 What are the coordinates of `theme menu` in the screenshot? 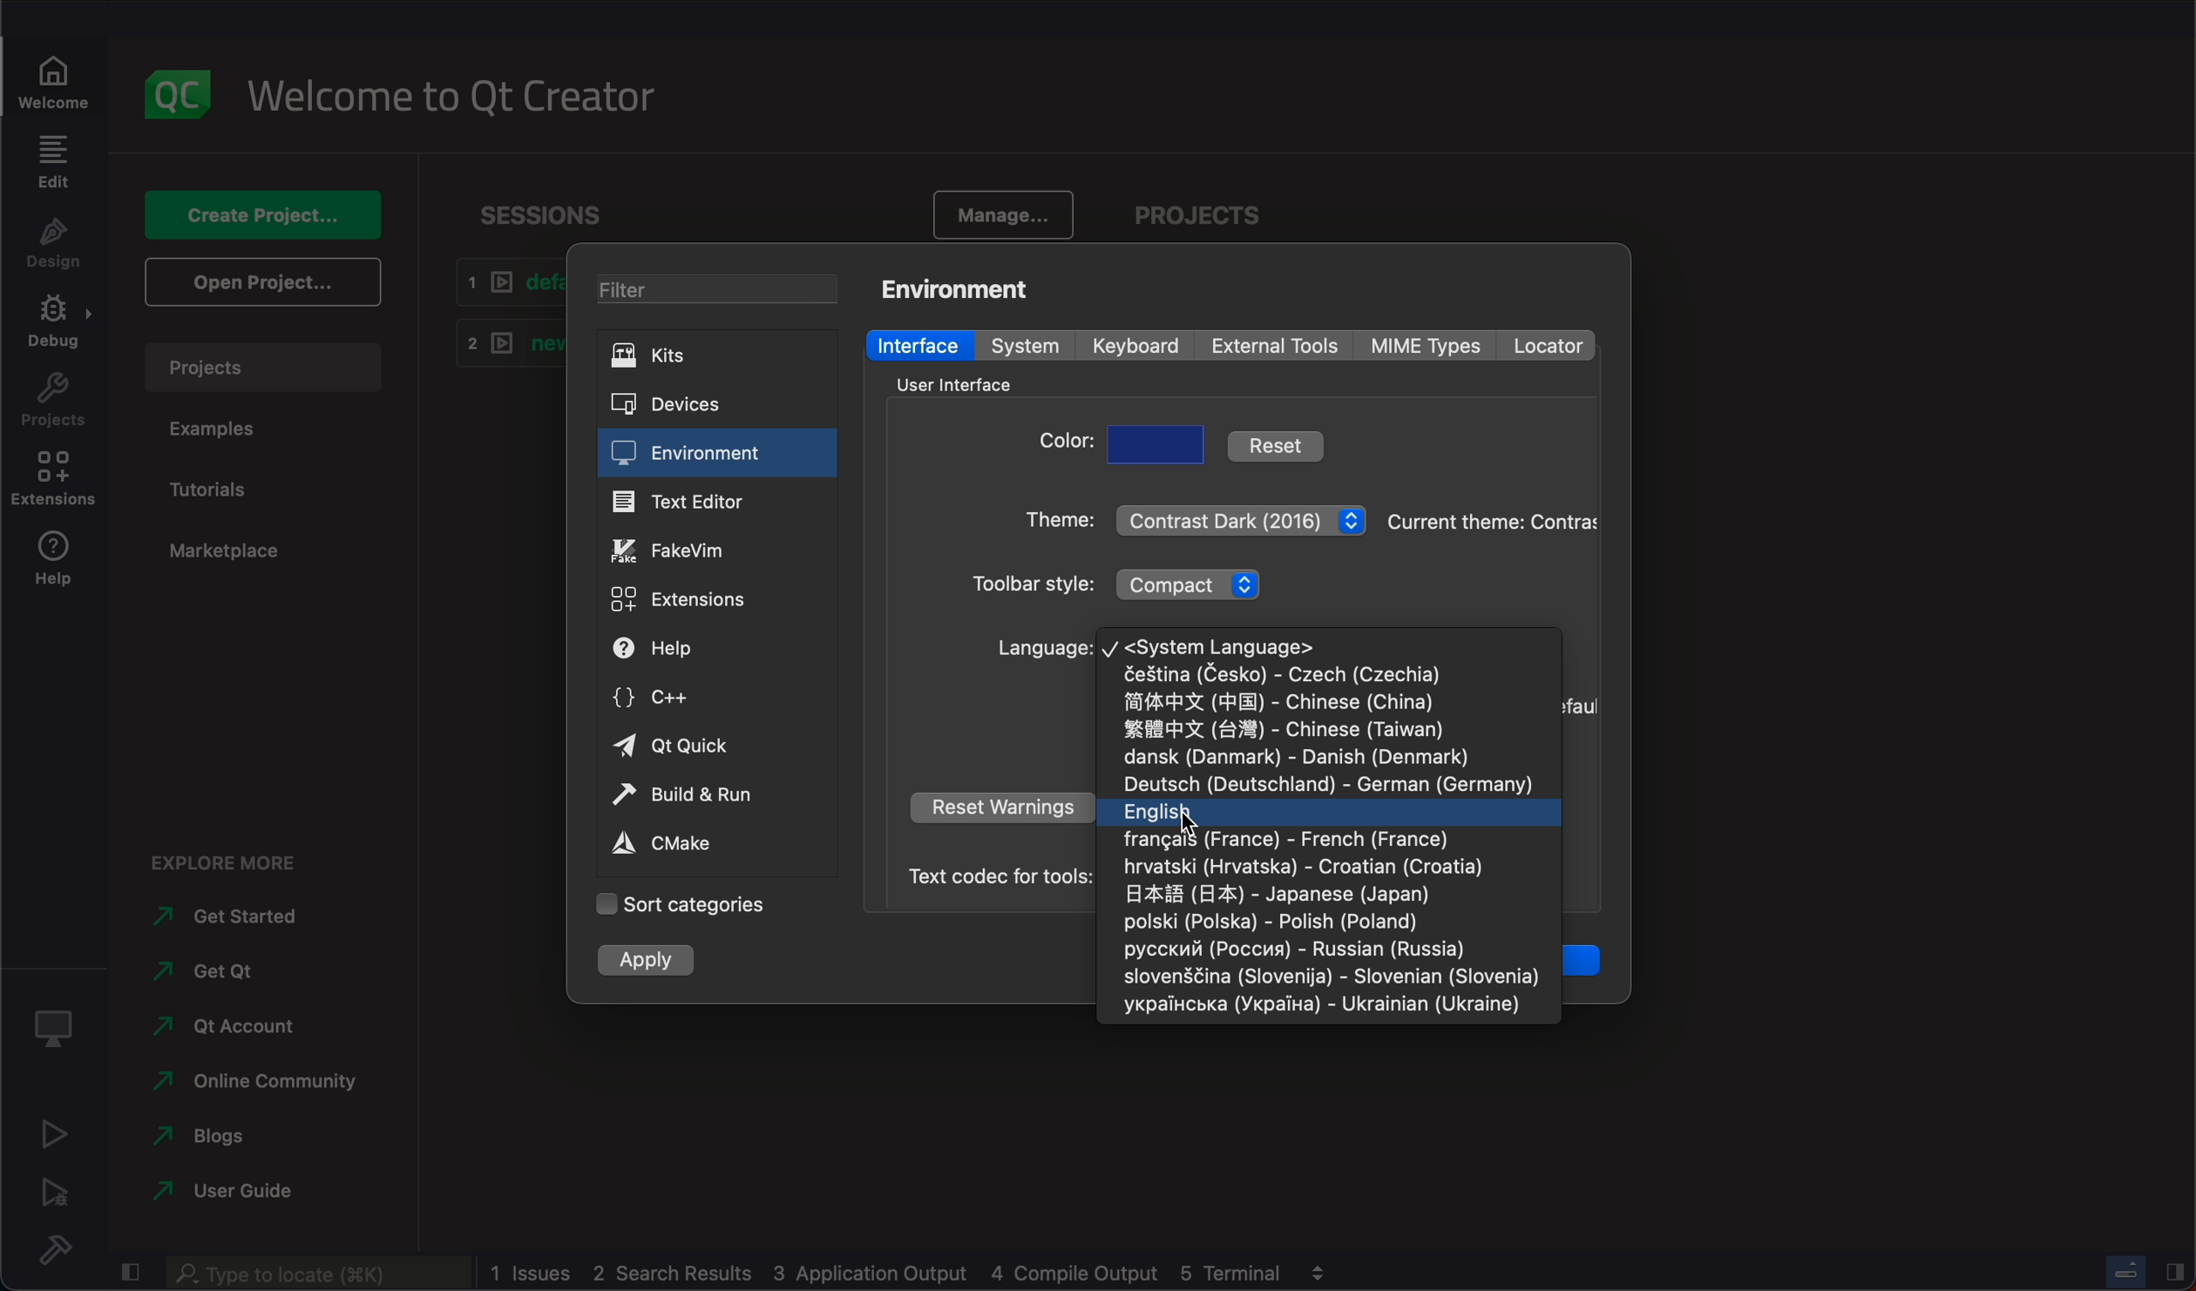 It's located at (1241, 519).